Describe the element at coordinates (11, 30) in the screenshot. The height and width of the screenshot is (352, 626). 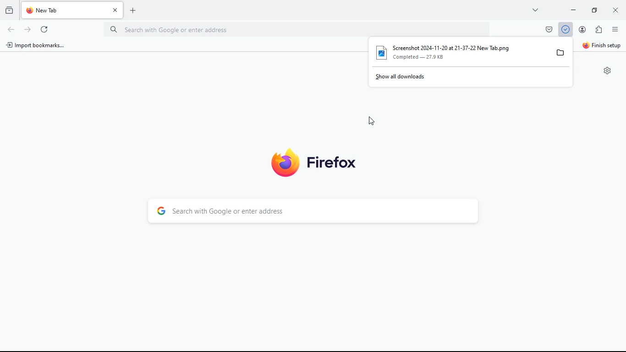
I see `back` at that location.